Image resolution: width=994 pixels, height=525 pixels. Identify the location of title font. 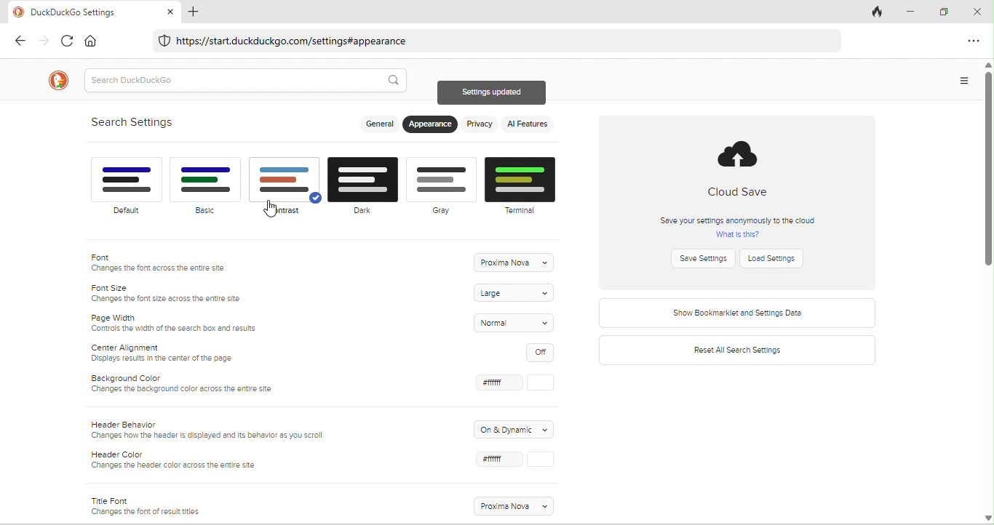
(147, 505).